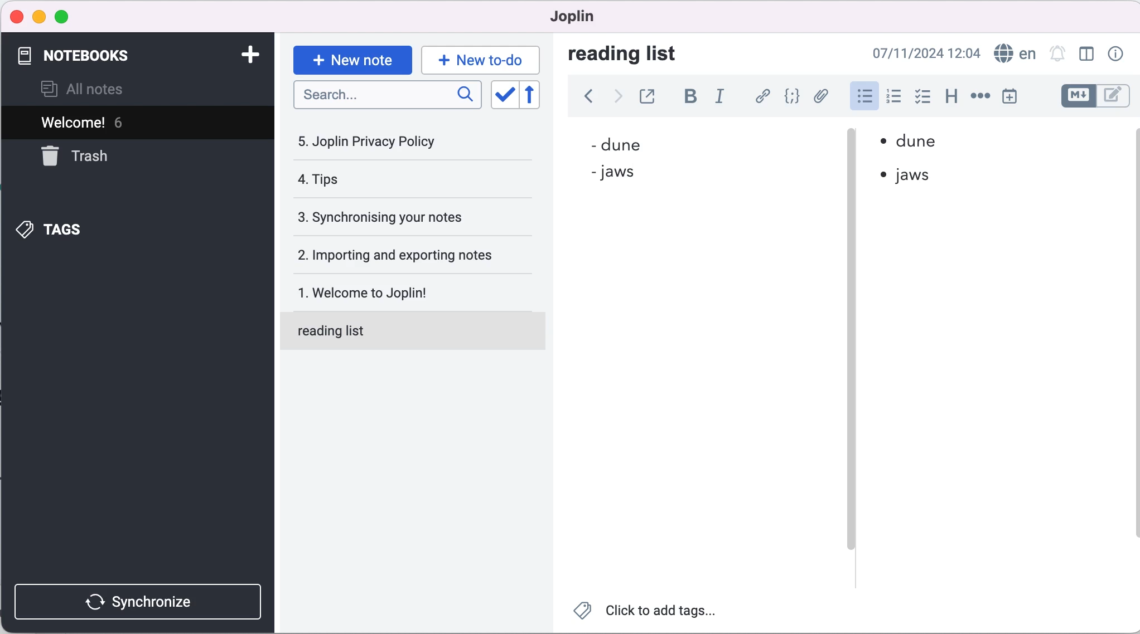  Describe the element at coordinates (860, 99) in the screenshot. I see `bulleted list` at that location.